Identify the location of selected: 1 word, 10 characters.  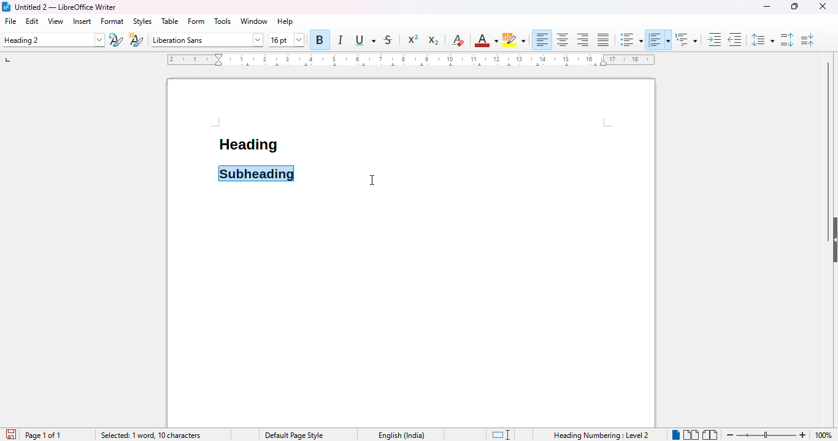
(151, 435).